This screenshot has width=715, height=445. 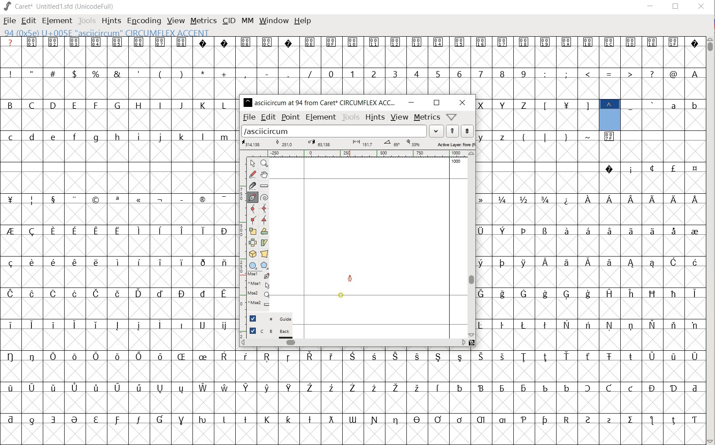 What do you see at coordinates (252, 197) in the screenshot?
I see `add a point, then drag out its control points` at bounding box center [252, 197].